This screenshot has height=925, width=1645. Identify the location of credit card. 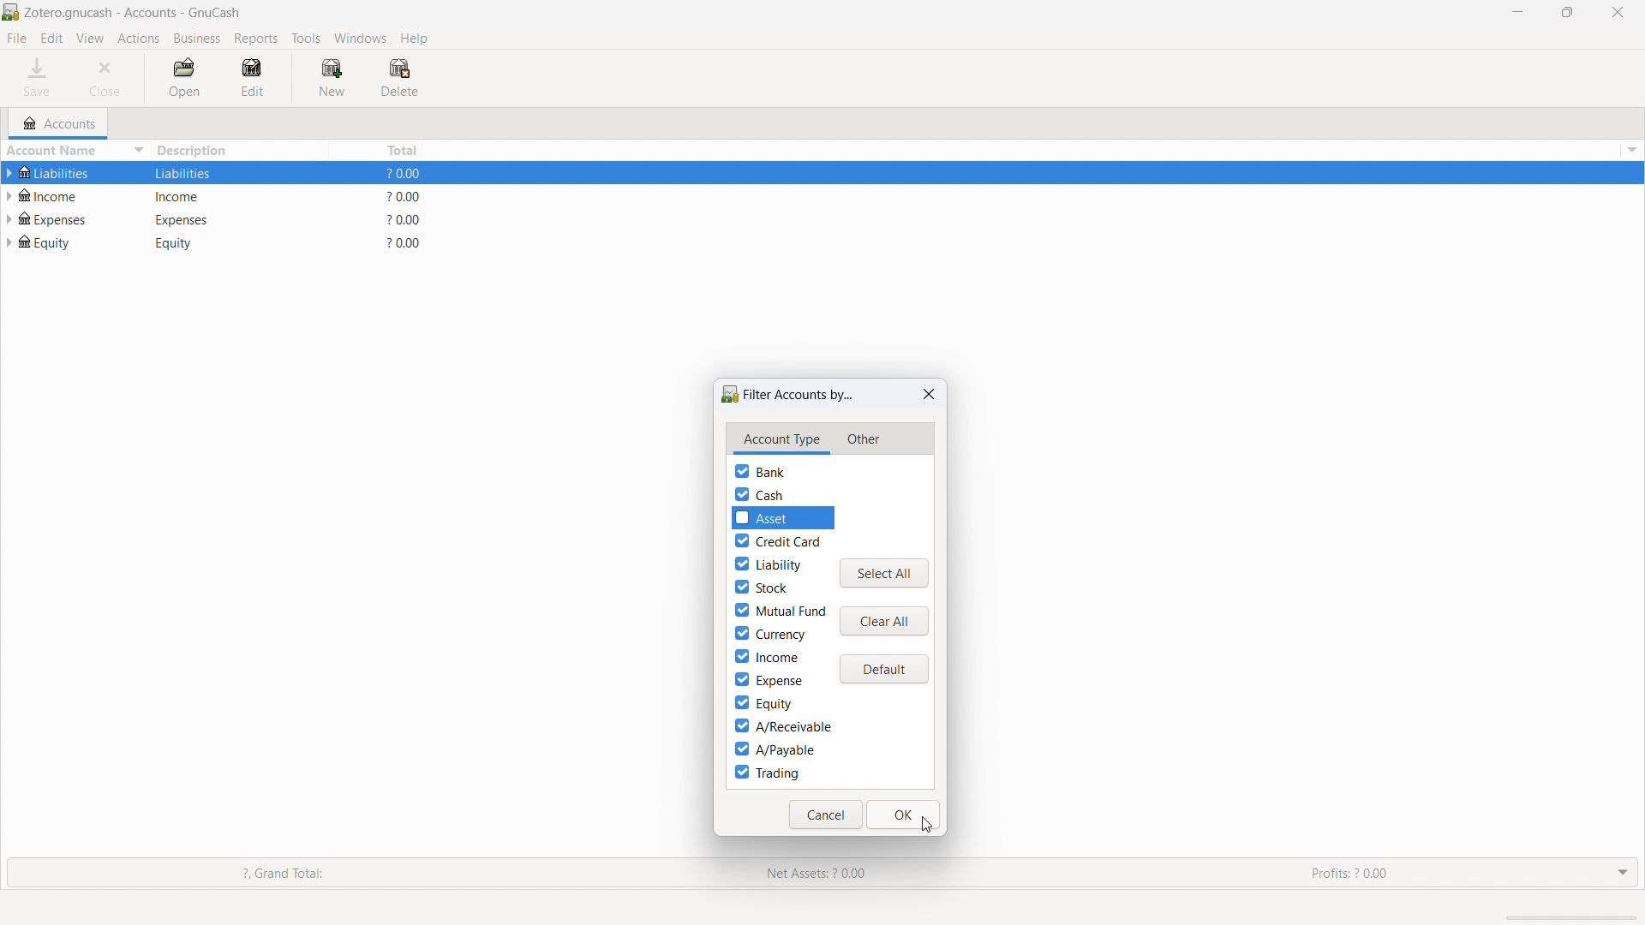
(779, 540).